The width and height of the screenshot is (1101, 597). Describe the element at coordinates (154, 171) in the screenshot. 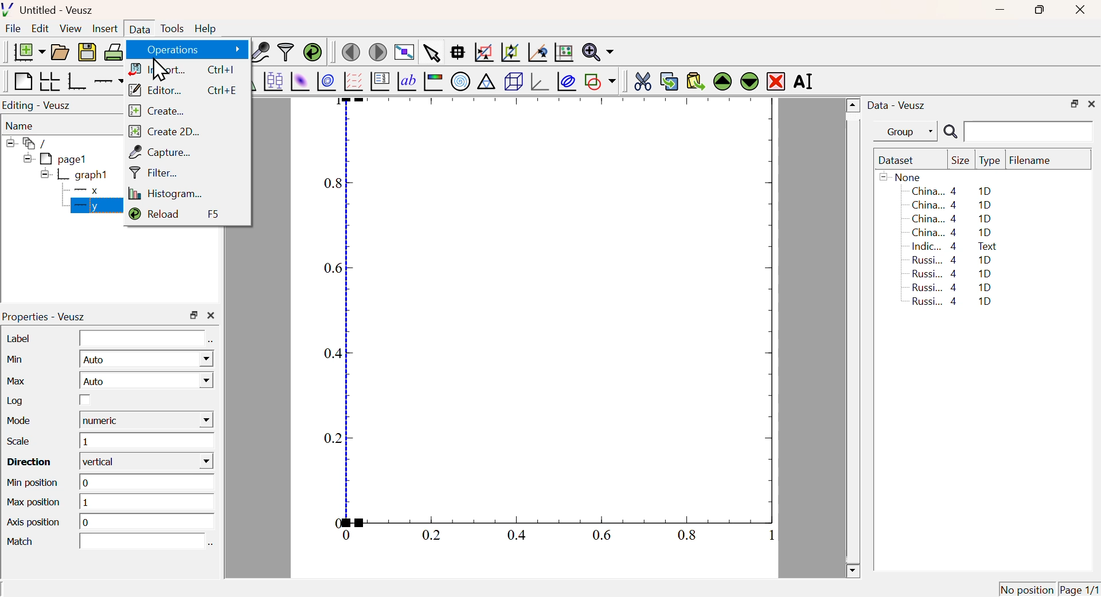

I see `Filter...` at that location.